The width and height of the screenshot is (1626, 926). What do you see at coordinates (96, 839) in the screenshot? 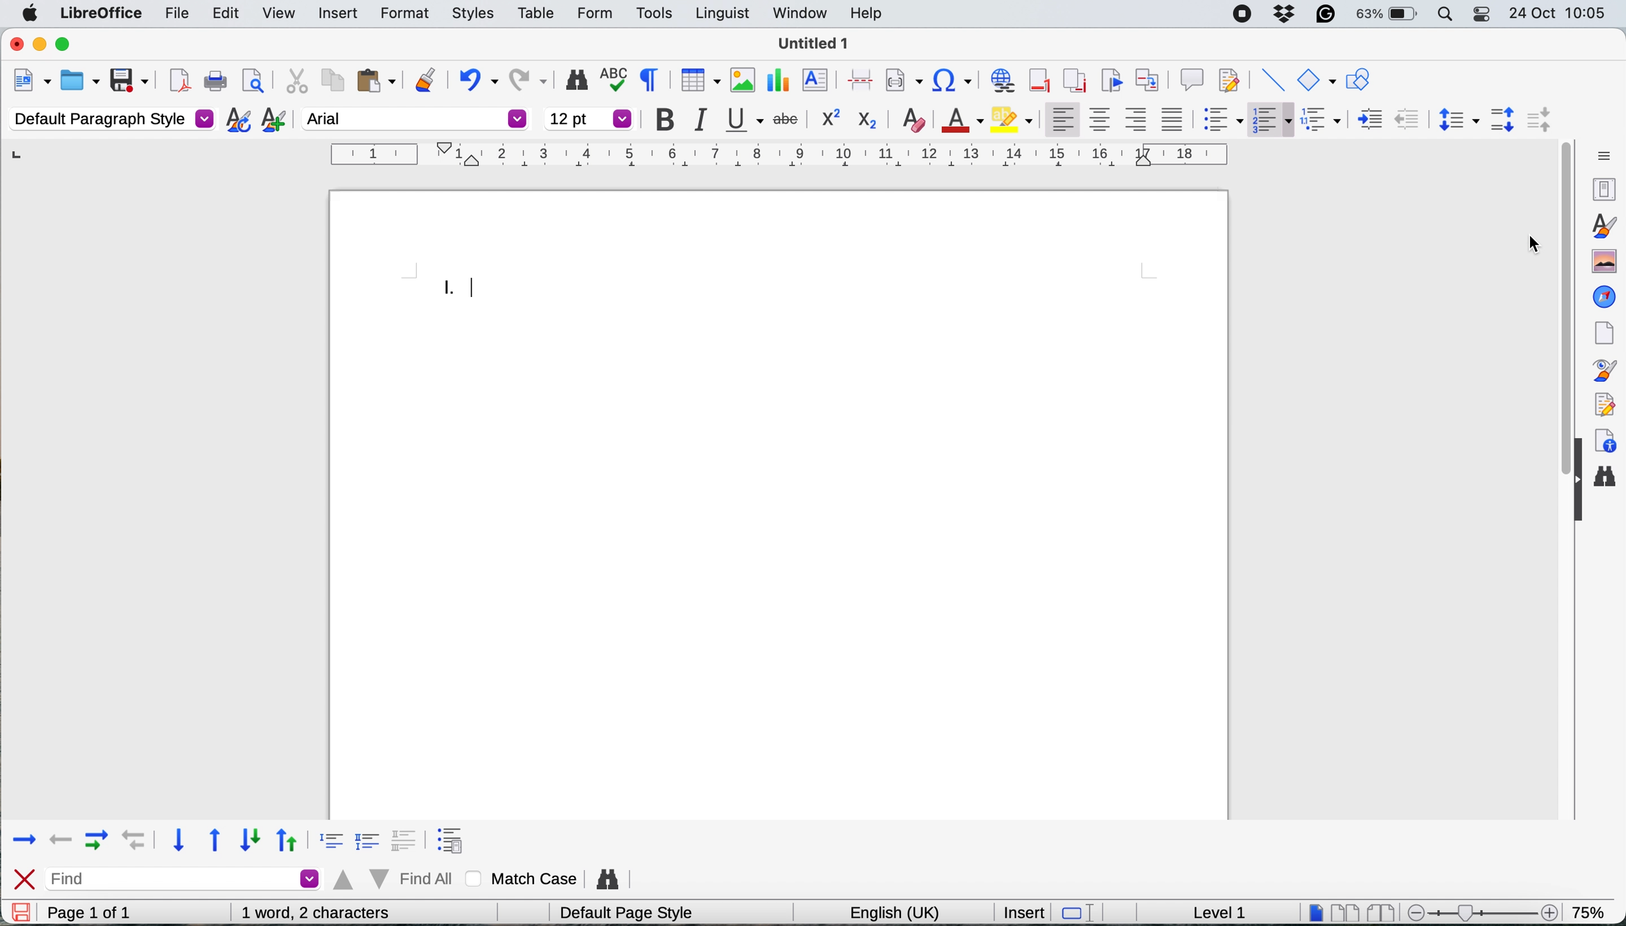
I see `forward with indent` at bounding box center [96, 839].